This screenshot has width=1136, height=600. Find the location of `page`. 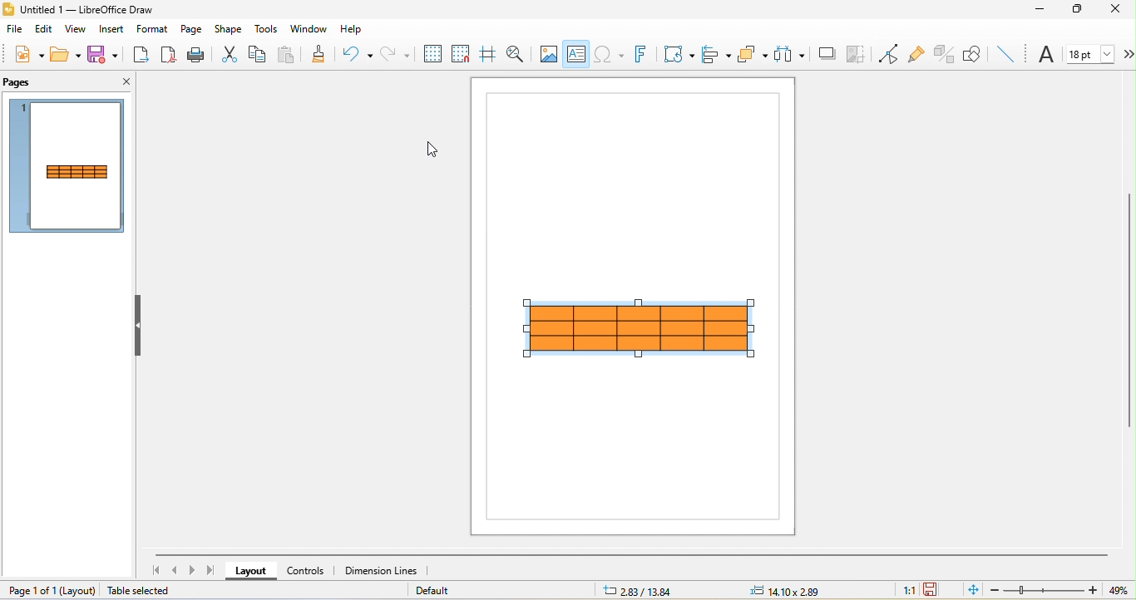

page is located at coordinates (192, 31).